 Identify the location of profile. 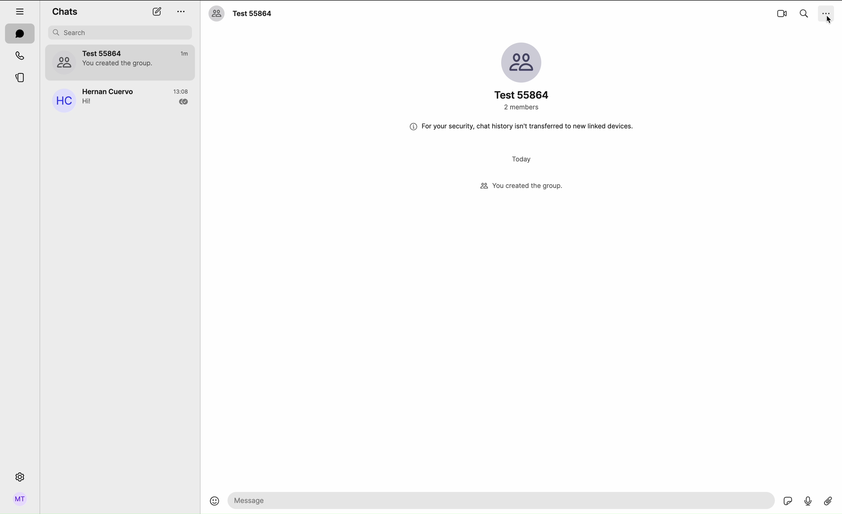
(19, 499).